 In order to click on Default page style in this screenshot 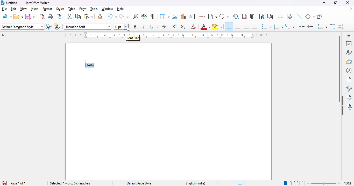, I will do `click(139, 183)`.